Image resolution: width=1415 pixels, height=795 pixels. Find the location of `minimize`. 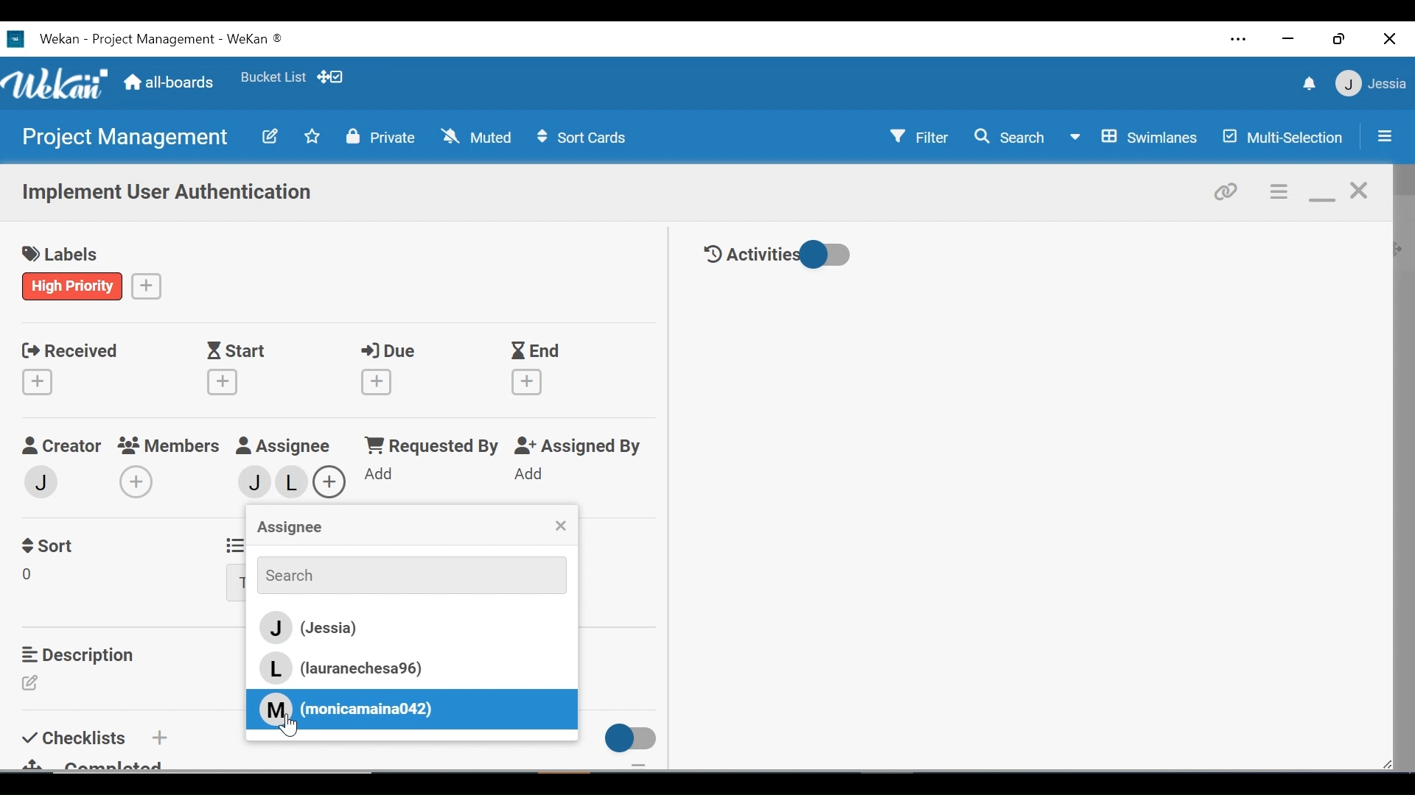

minimize is located at coordinates (1286, 40).